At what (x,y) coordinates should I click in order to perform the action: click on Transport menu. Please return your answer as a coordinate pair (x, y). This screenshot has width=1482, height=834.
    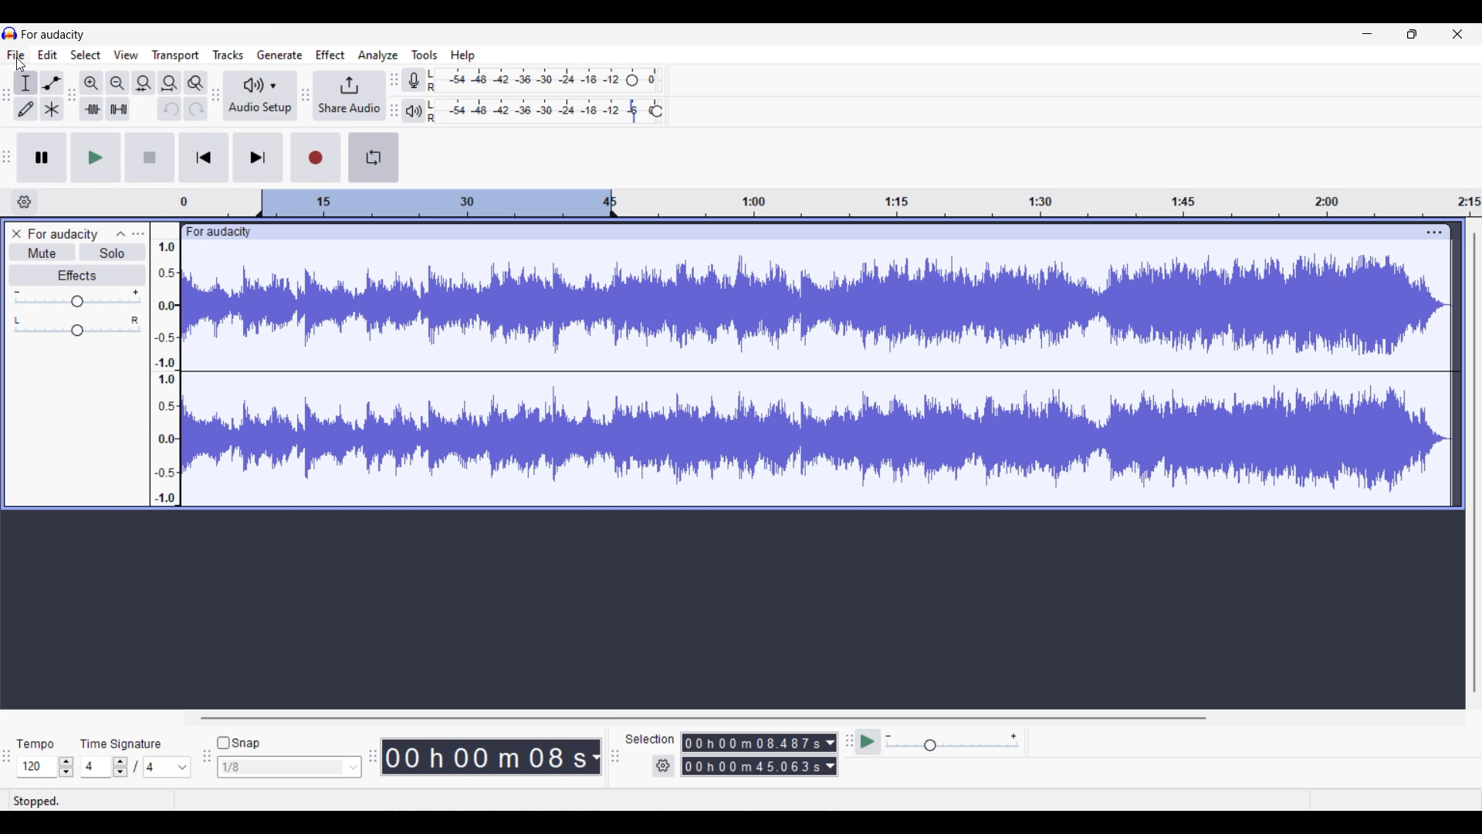
    Looking at the image, I should click on (176, 56).